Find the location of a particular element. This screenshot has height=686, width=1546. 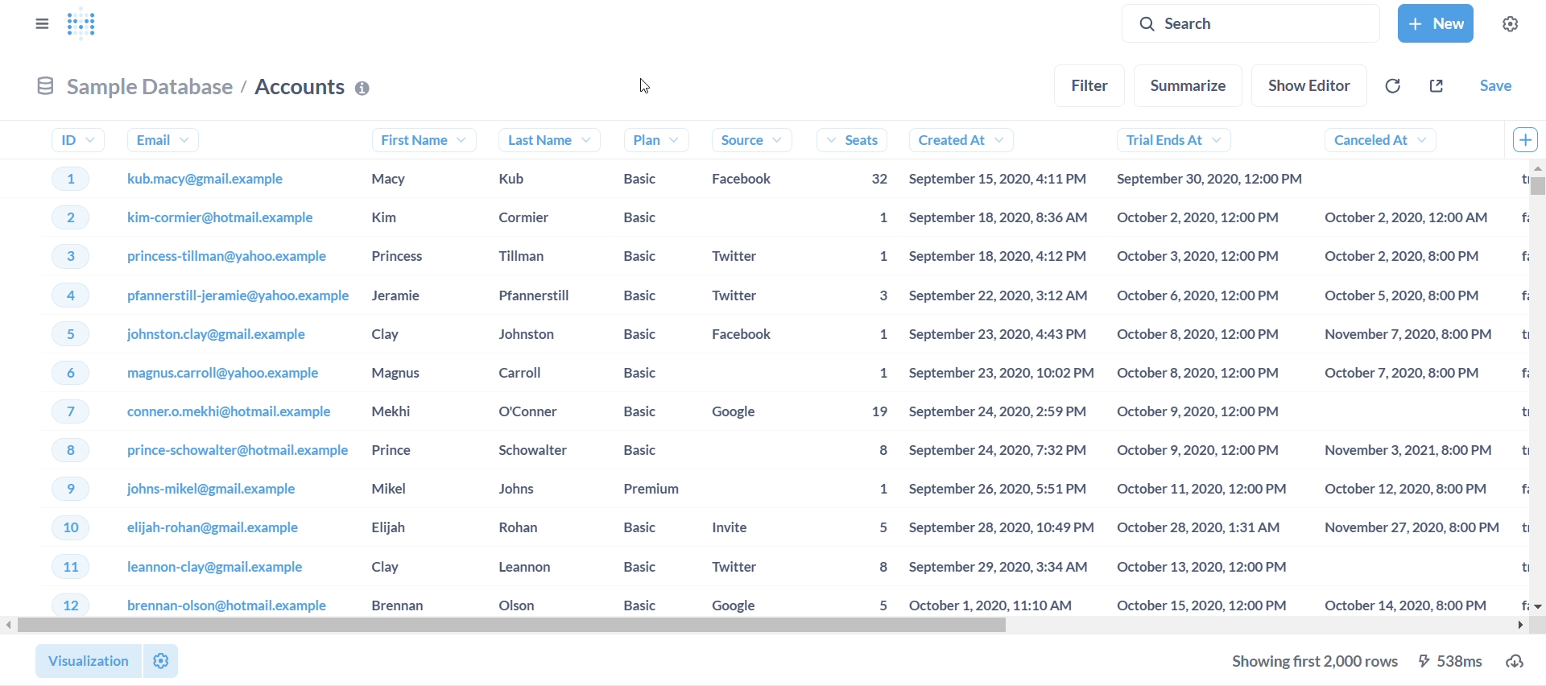

search is located at coordinates (1208, 23).